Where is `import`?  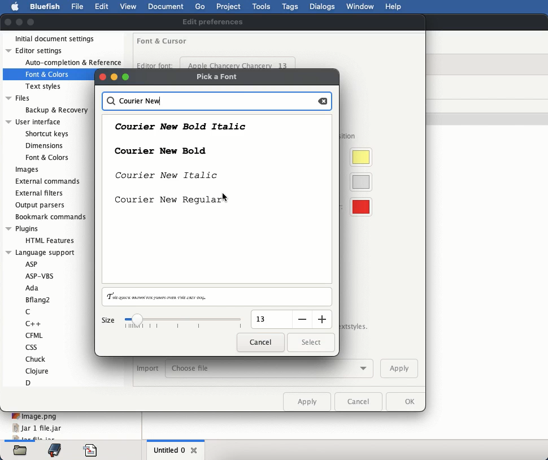
import is located at coordinates (148, 368).